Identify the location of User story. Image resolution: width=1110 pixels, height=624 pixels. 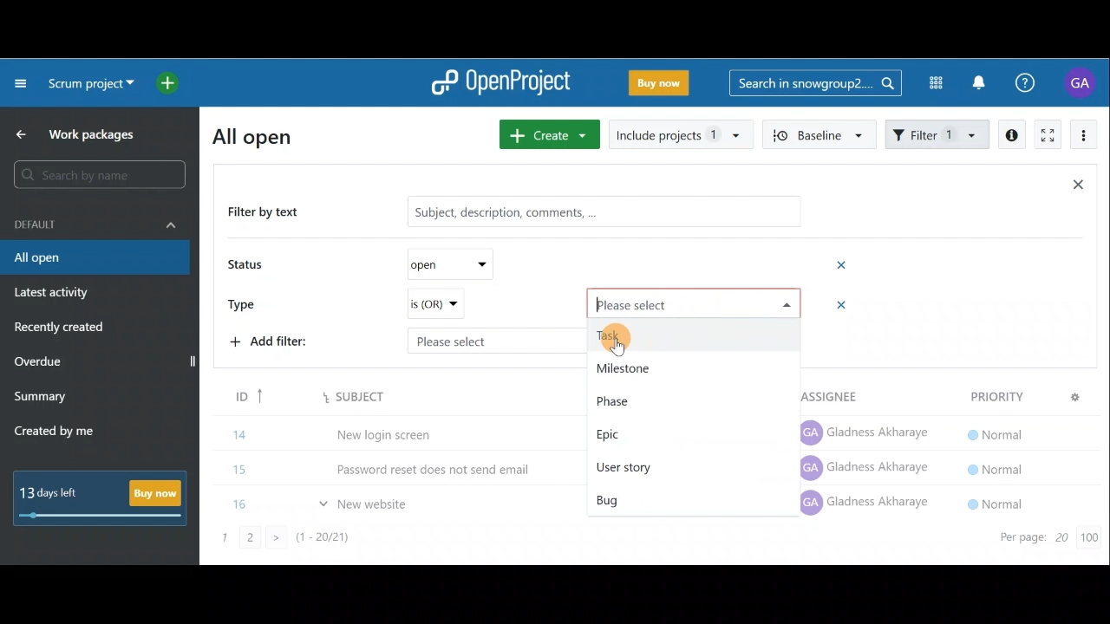
(676, 466).